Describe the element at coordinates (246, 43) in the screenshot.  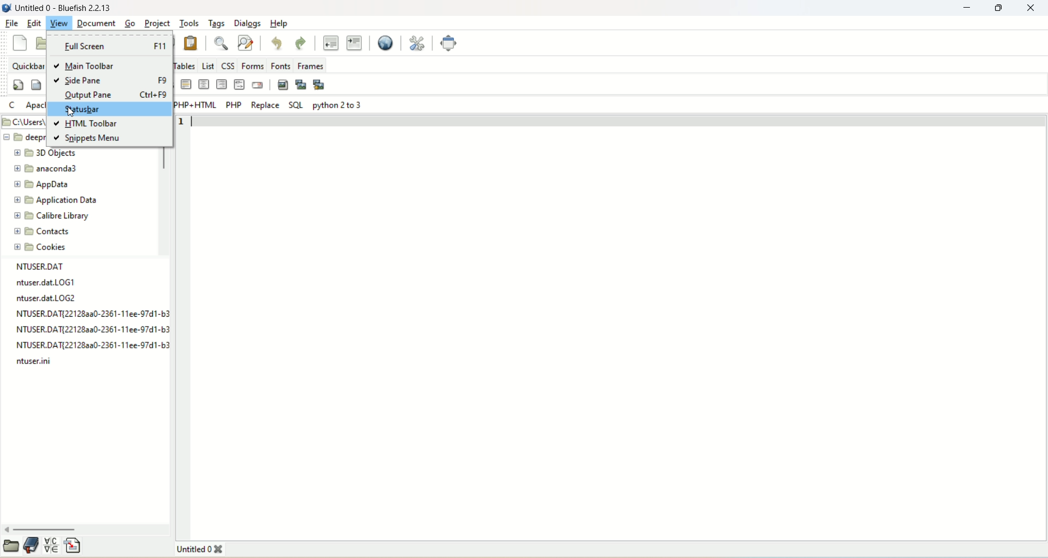
I see `advanced find and replace` at that location.